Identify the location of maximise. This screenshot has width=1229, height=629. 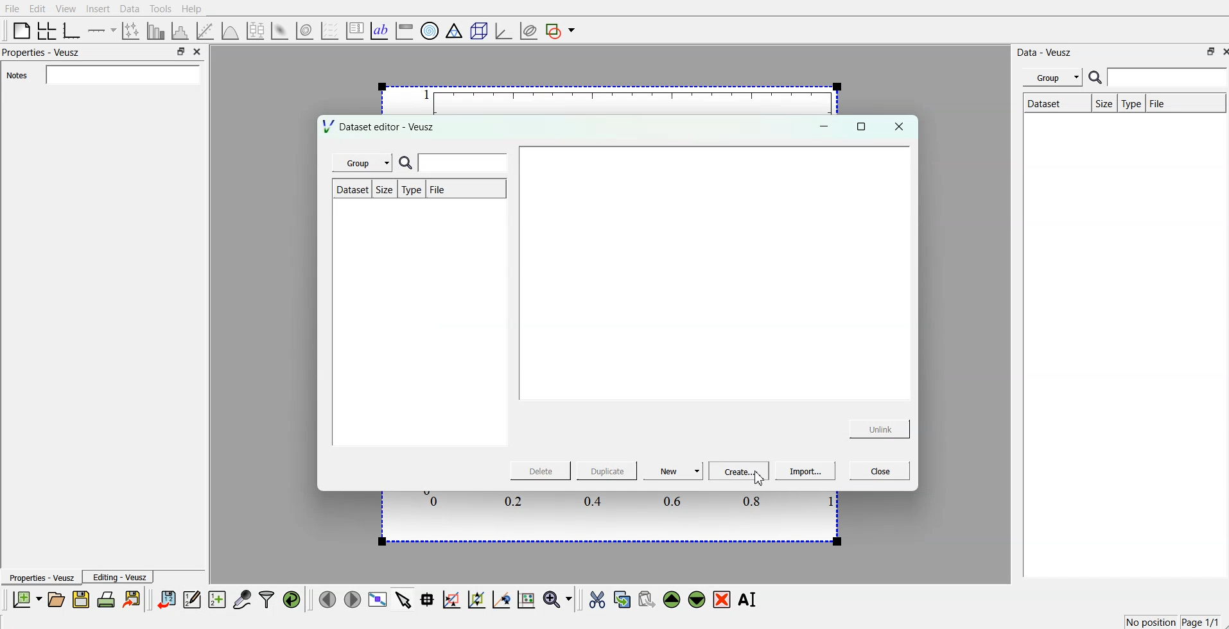
(862, 126).